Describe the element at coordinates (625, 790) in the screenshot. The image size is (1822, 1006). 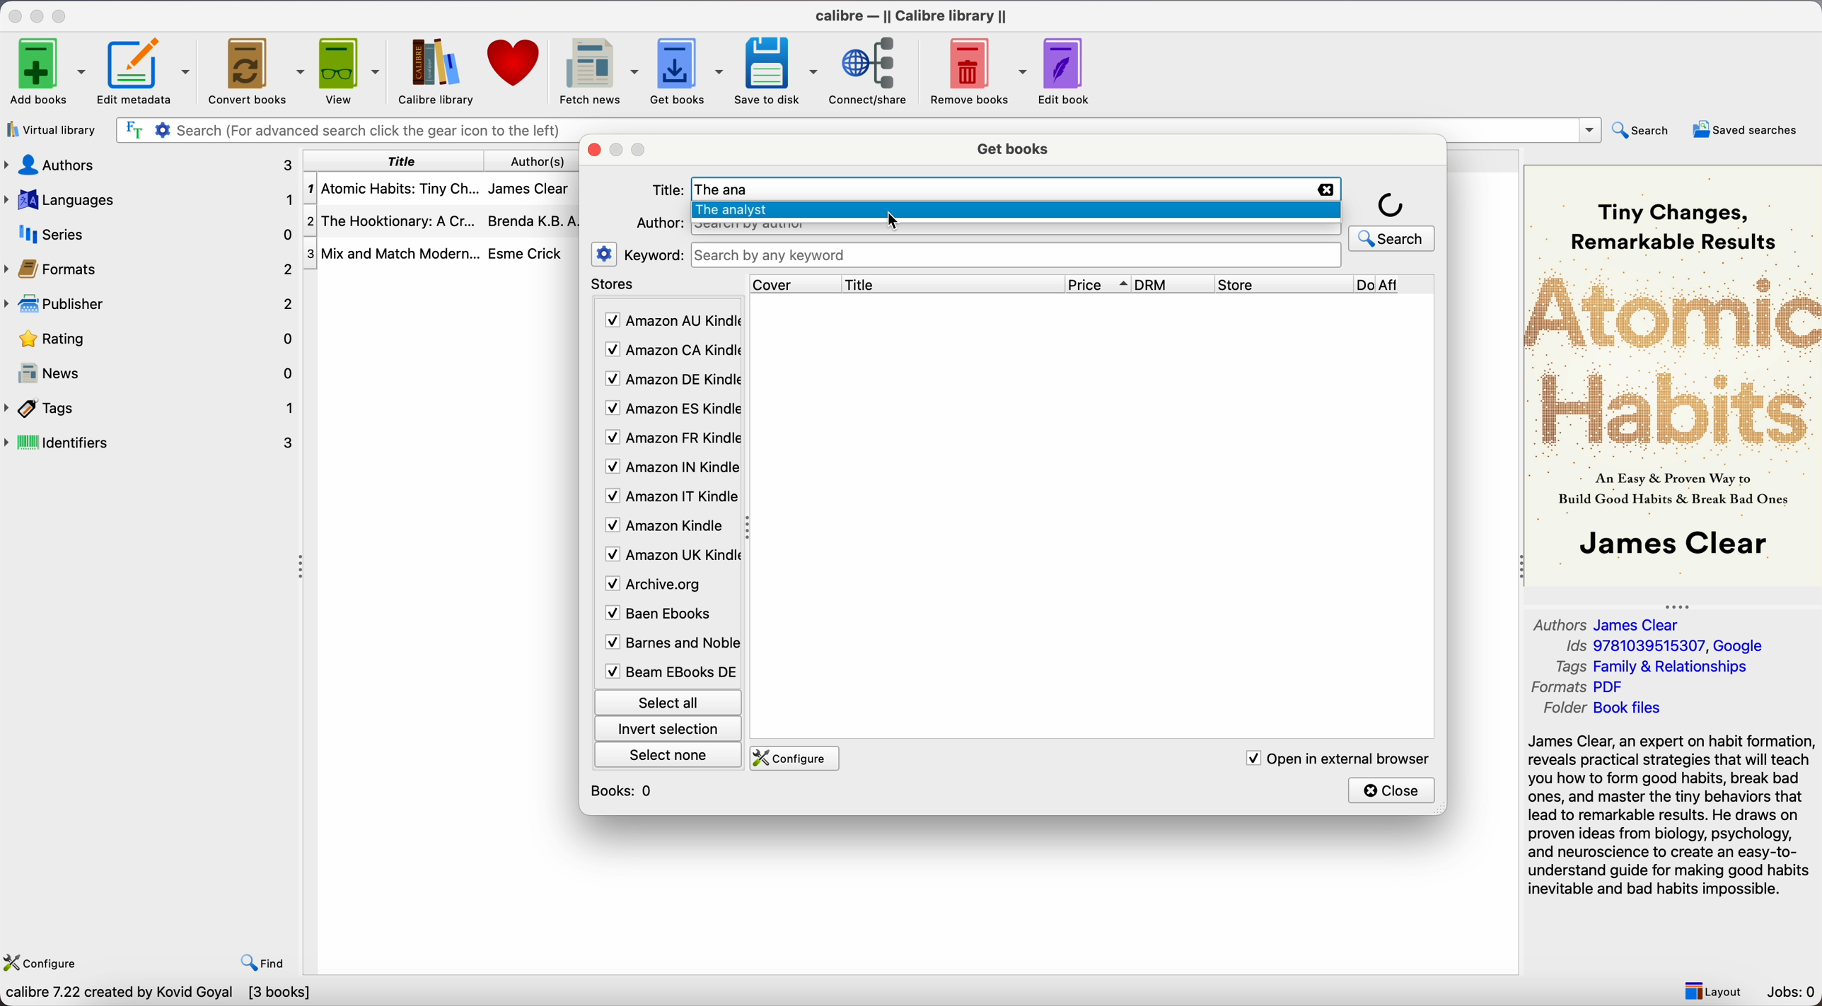
I see `books: 0` at that location.